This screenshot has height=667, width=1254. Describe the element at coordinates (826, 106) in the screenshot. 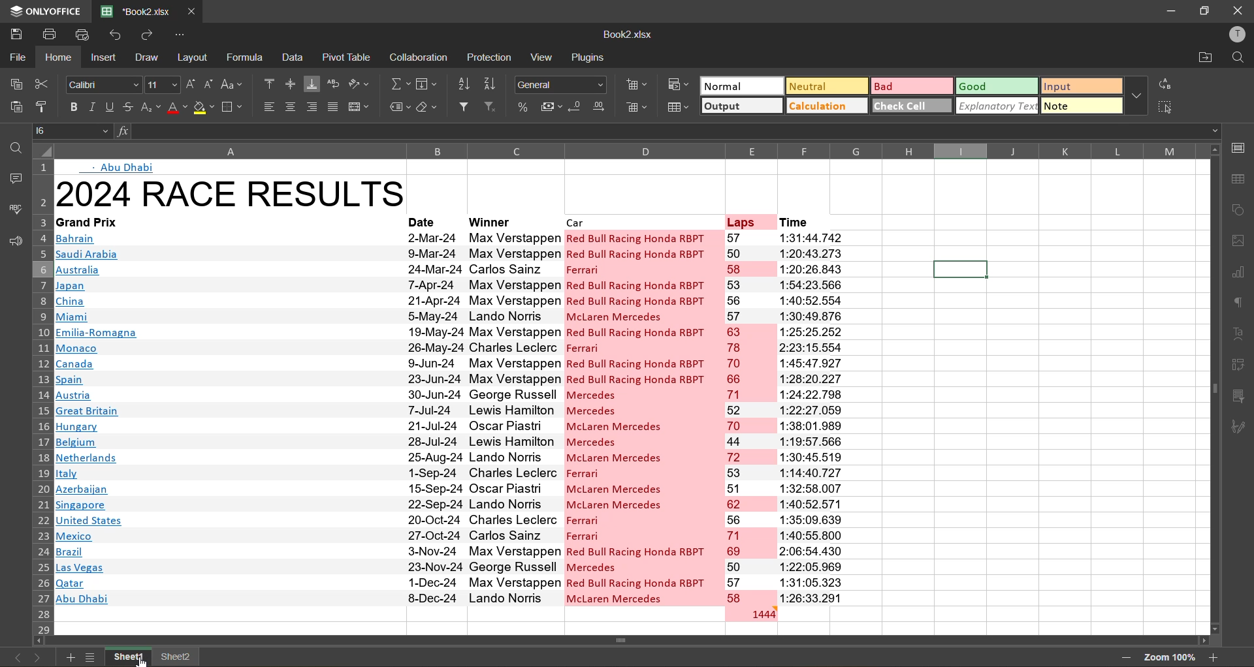

I see `calculation` at that location.